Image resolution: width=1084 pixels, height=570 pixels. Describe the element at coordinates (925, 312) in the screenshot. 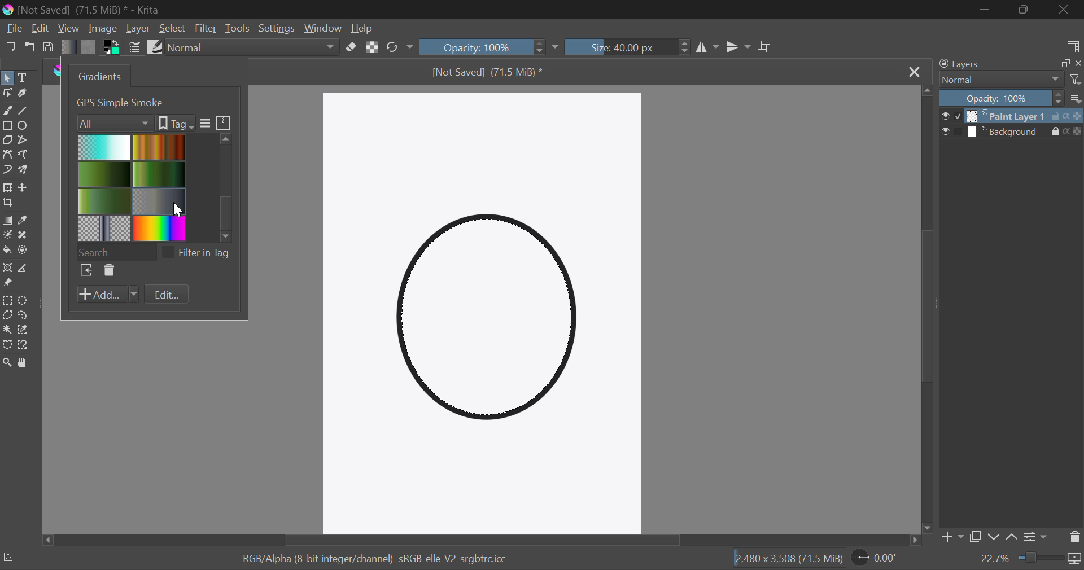

I see `Scroll Bar` at that location.